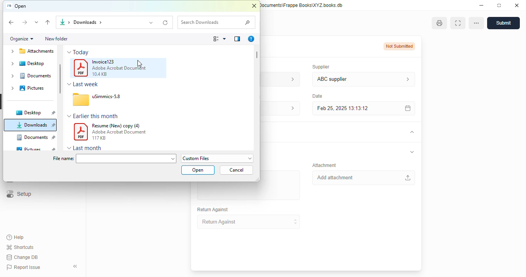 The width and height of the screenshot is (526, 277). What do you see at coordinates (22, 39) in the screenshot?
I see `organize ` at bounding box center [22, 39].